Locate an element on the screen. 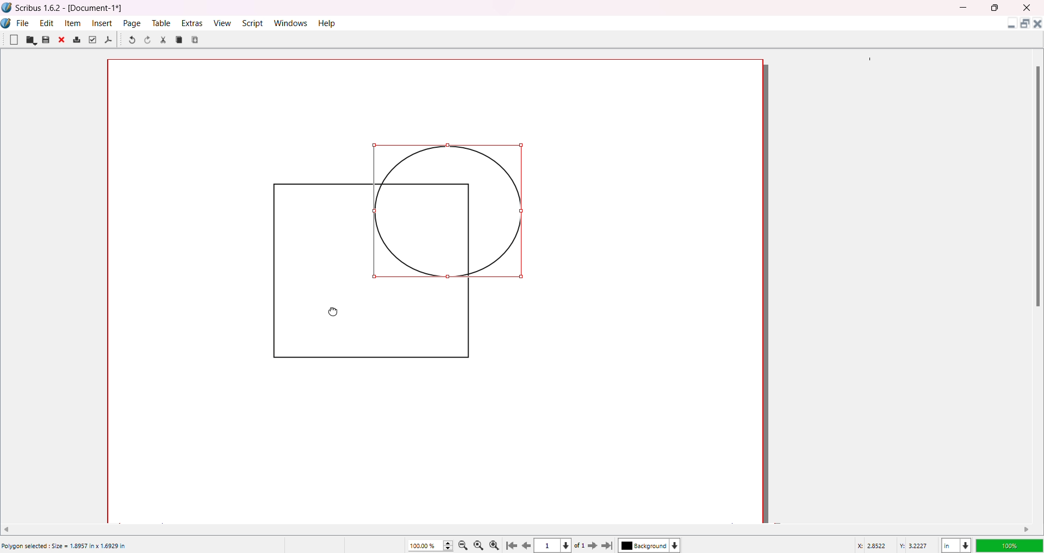  Minimize Document is located at coordinates (1009, 26).